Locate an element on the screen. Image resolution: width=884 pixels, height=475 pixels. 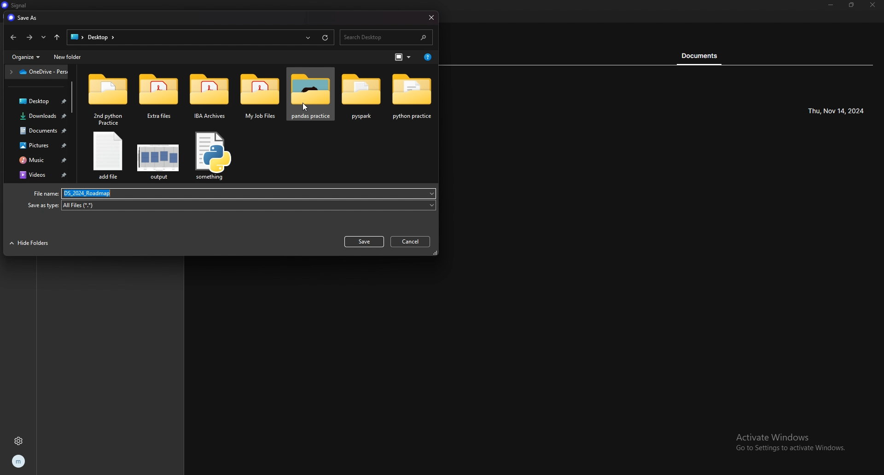
downloads is located at coordinates (40, 116).